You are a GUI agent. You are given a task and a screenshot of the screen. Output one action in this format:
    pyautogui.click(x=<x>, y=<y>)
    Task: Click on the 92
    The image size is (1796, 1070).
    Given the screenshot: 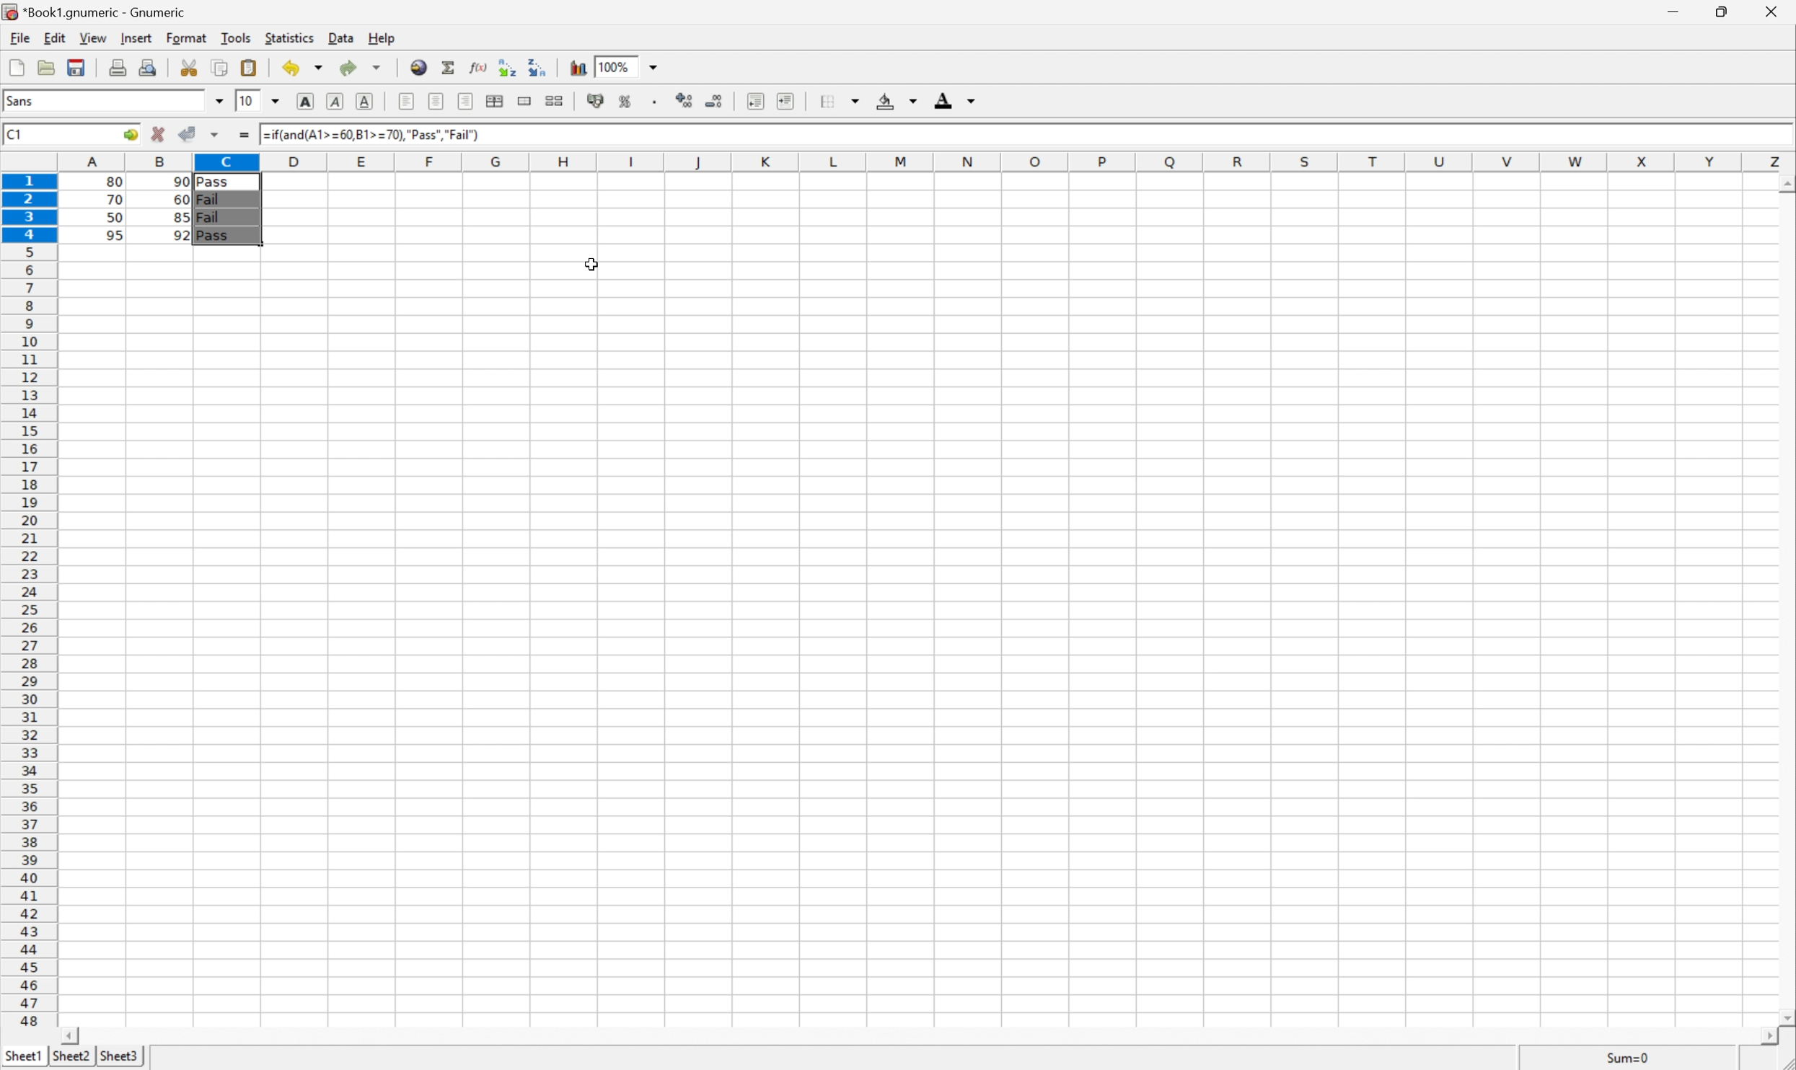 What is the action you would take?
    pyautogui.click(x=182, y=234)
    